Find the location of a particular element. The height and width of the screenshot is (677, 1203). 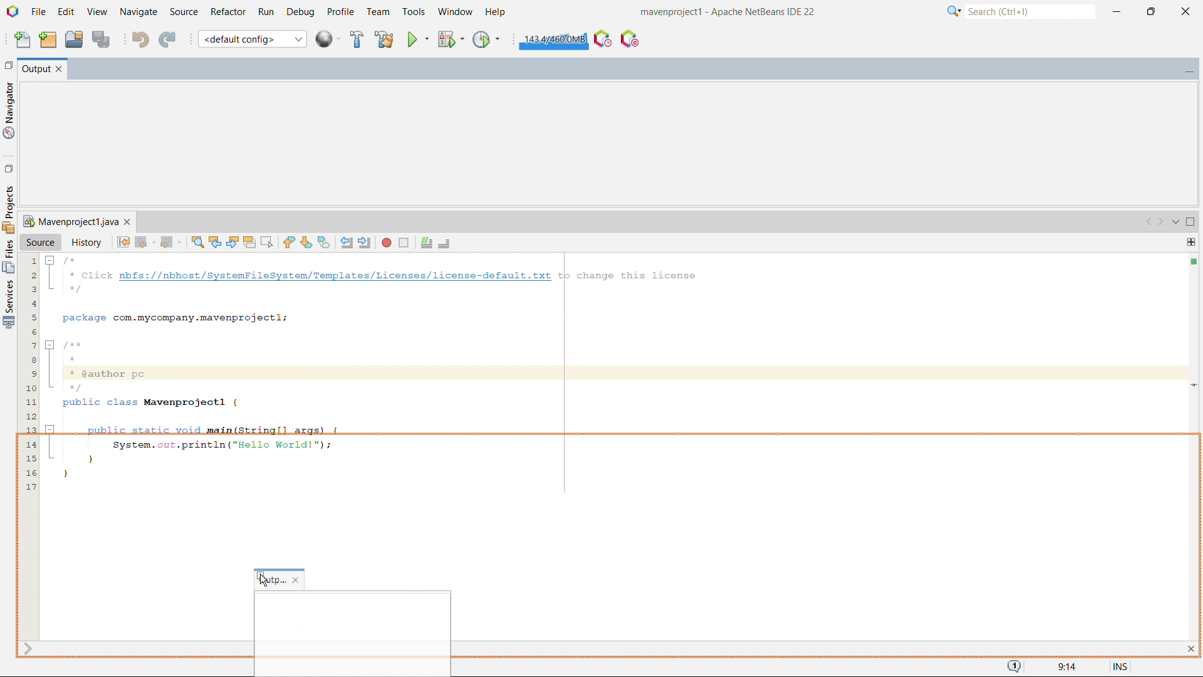

drag to split windpw is located at coordinates (1190, 242).